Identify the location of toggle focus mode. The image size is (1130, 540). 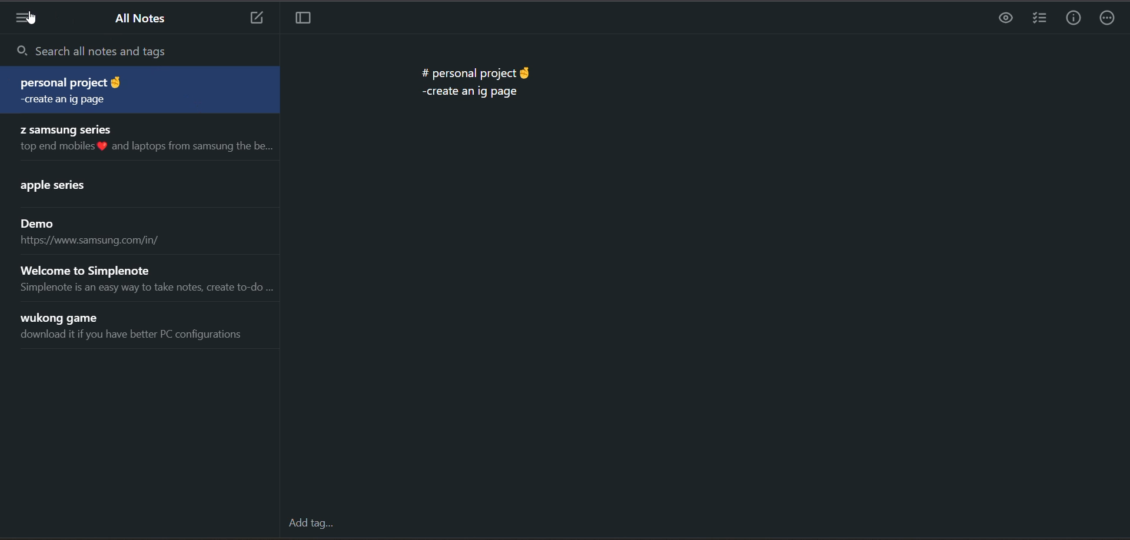
(304, 18).